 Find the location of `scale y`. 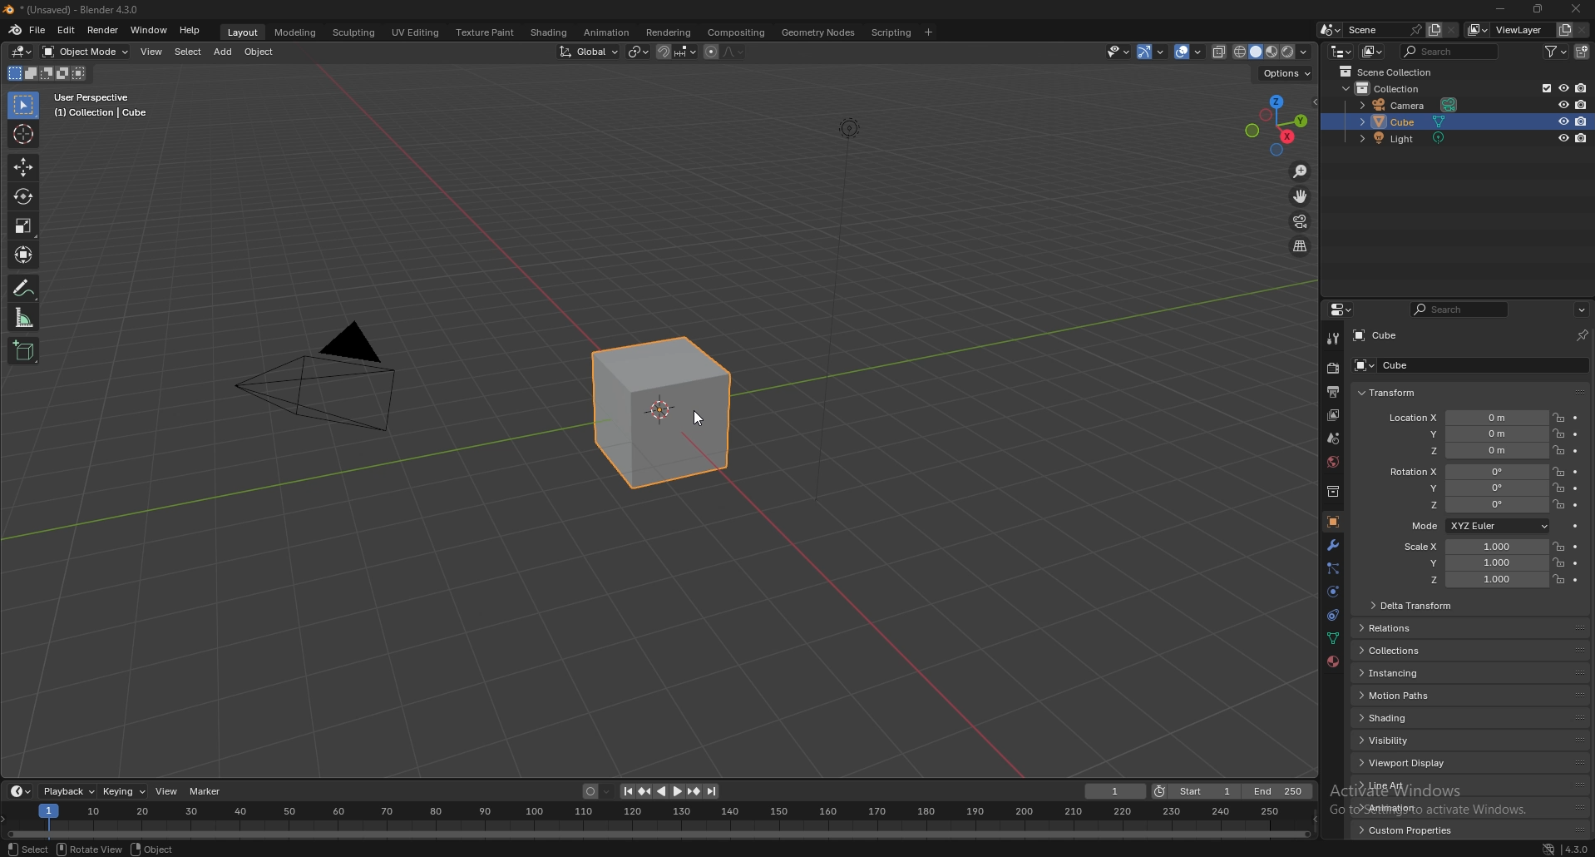

scale y is located at coordinates (1475, 564).